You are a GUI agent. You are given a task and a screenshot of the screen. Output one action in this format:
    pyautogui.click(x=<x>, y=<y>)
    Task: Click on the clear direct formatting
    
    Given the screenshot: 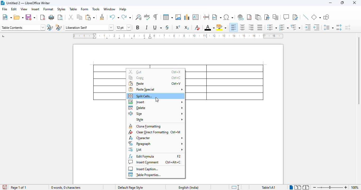 What is the action you would take?
    pyautogui.click(x=197, y=27)
    